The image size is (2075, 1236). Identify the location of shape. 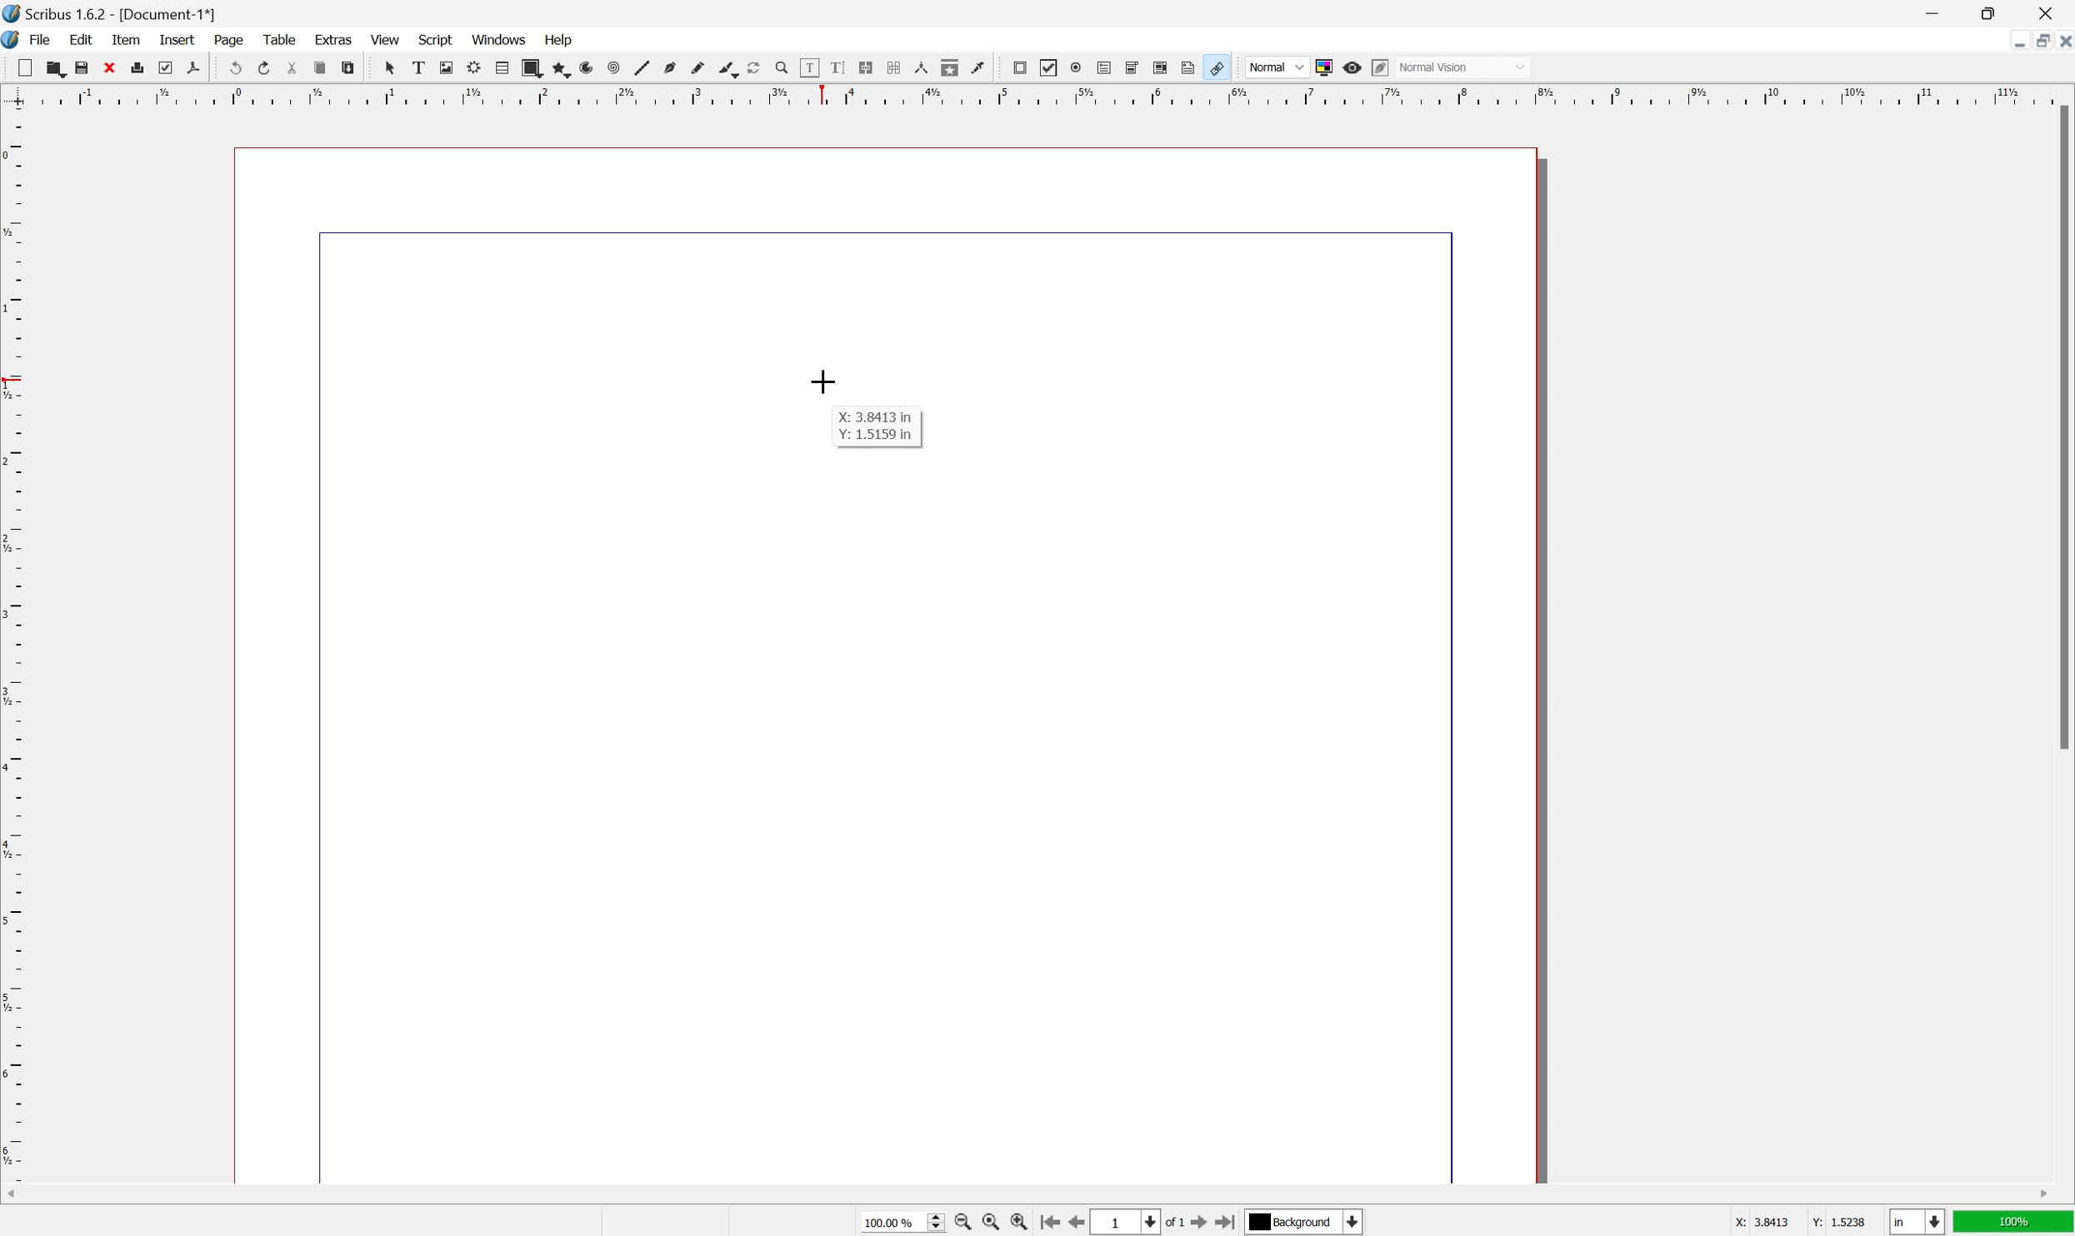
(532, 67).